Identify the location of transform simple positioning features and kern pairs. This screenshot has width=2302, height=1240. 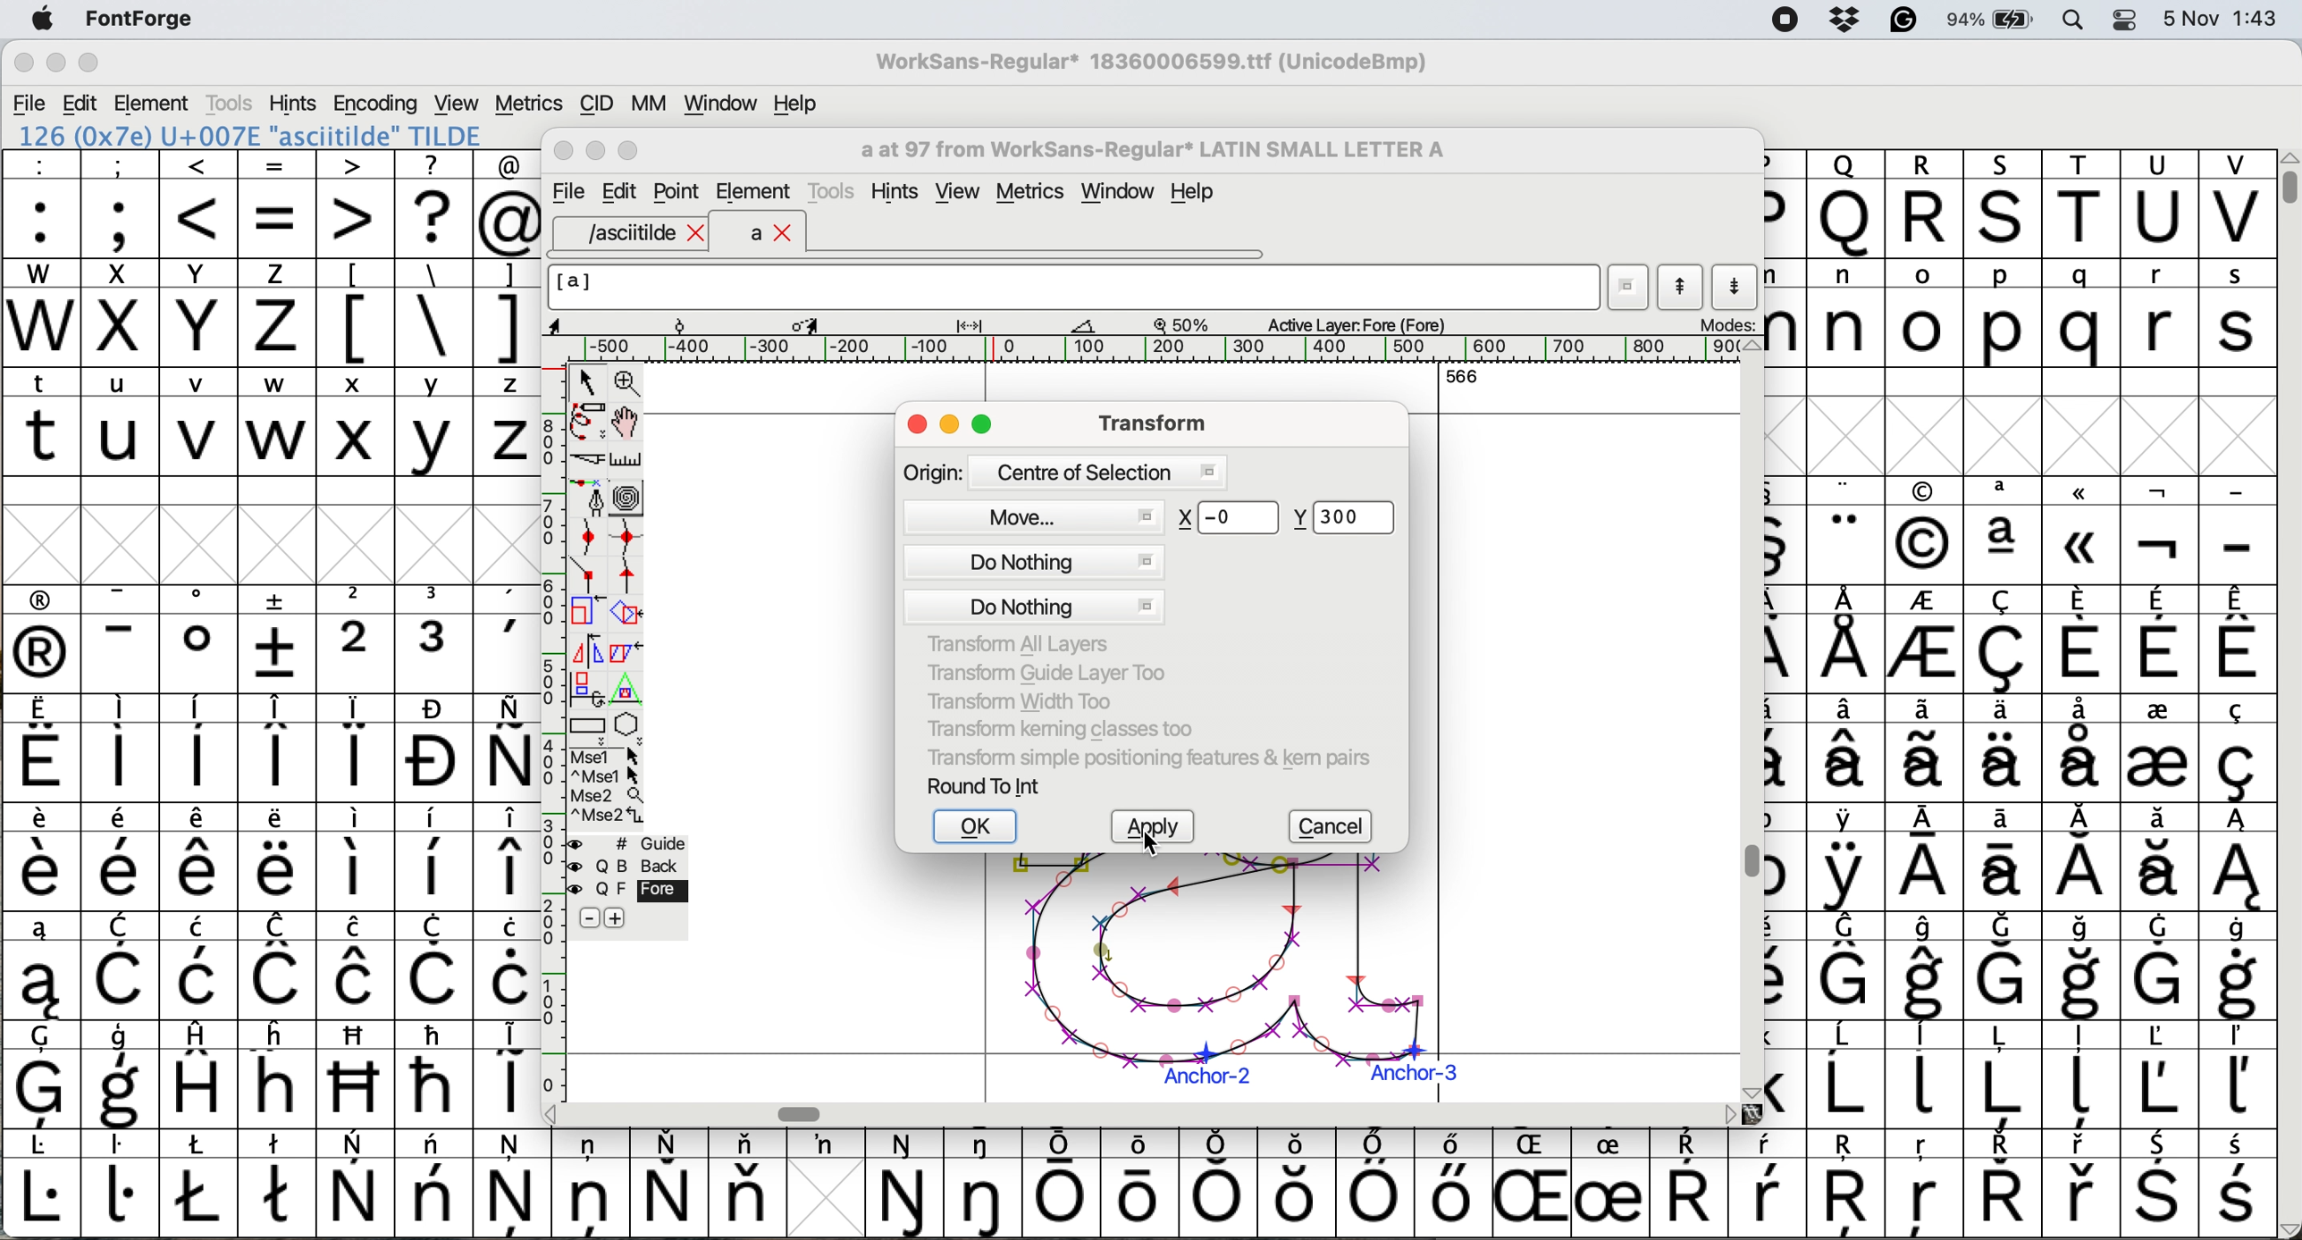
(1145, 761).